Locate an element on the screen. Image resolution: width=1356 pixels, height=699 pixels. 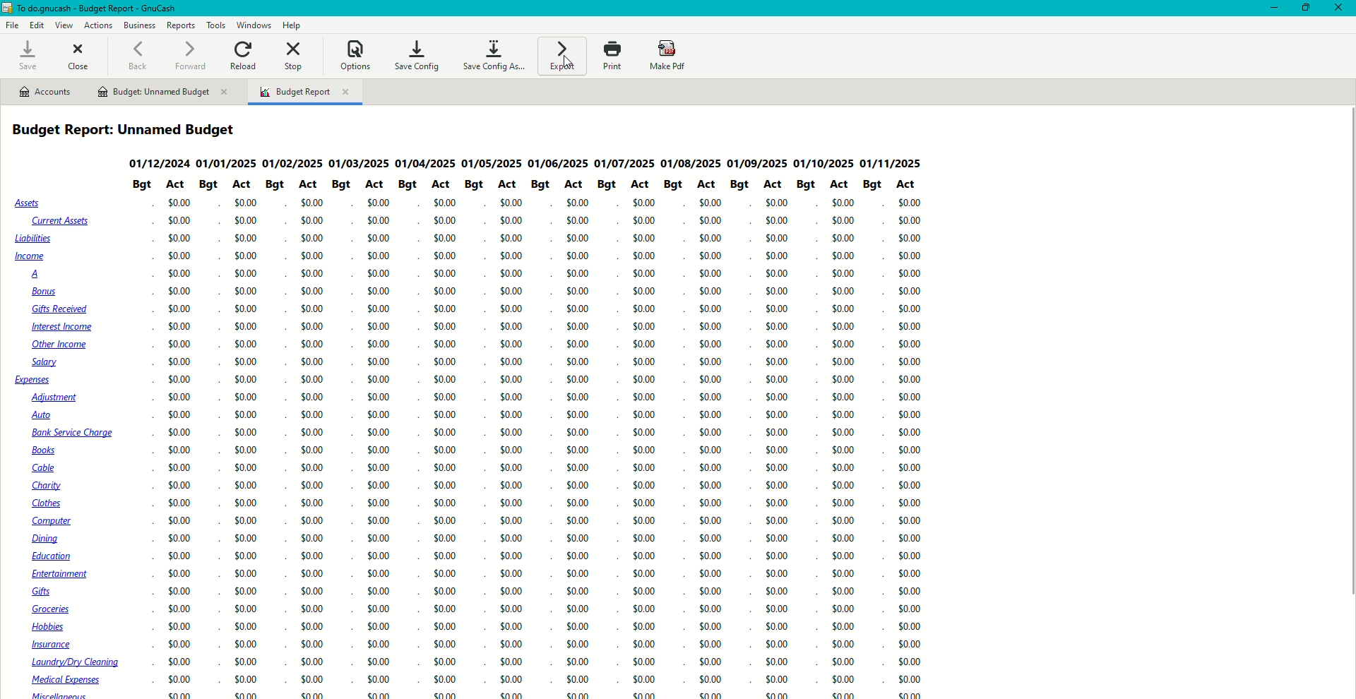
$0.00 is located at coordinates (379, 309).